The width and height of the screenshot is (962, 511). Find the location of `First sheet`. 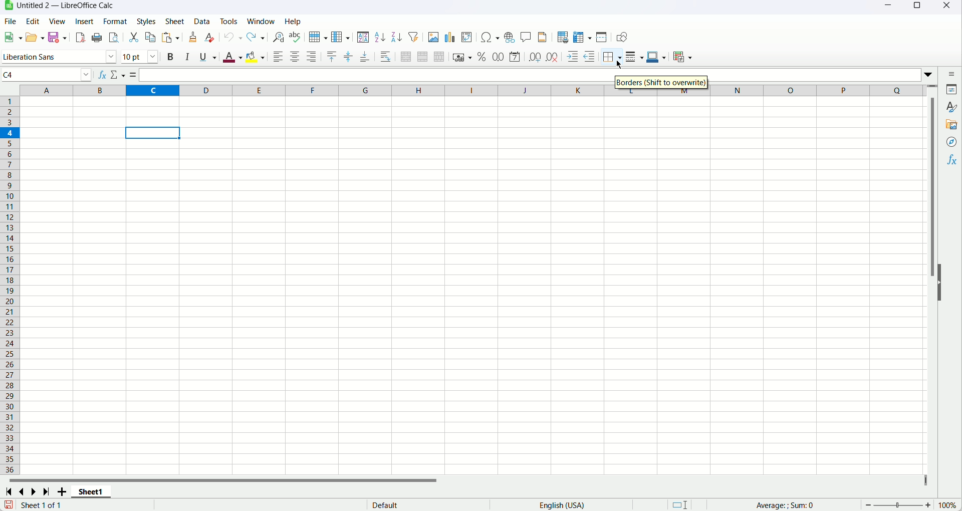

First sheet is located at coordinates (8, 492).